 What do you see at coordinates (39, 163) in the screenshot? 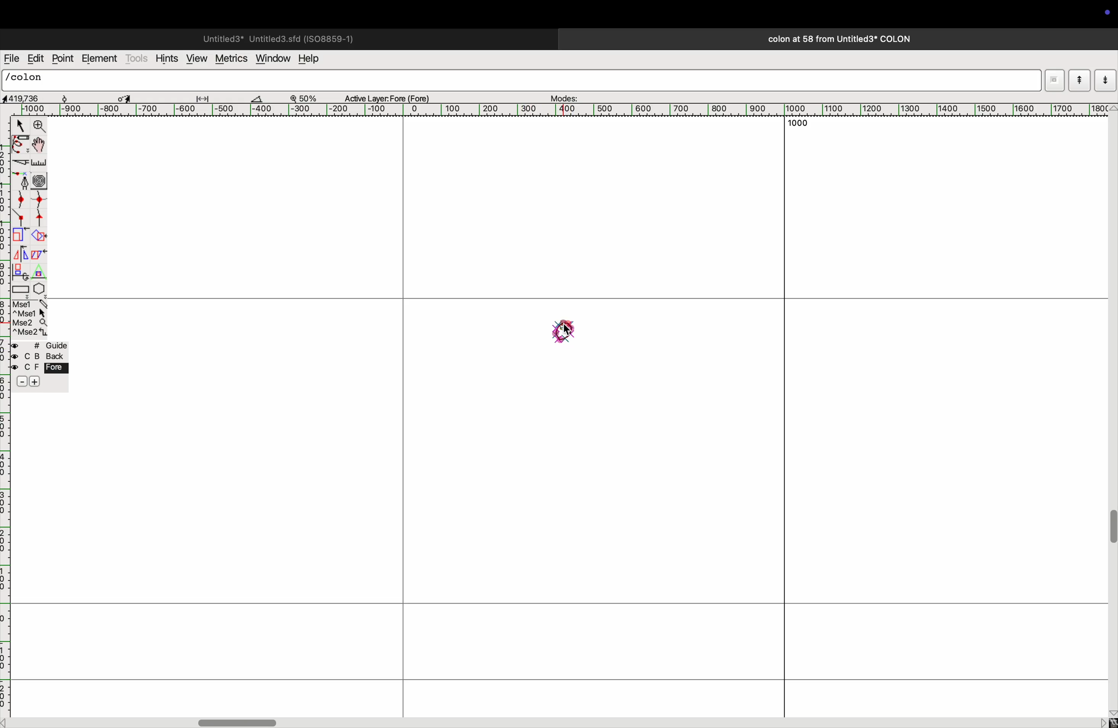
I see `scale` at bounding box center [39, 163].